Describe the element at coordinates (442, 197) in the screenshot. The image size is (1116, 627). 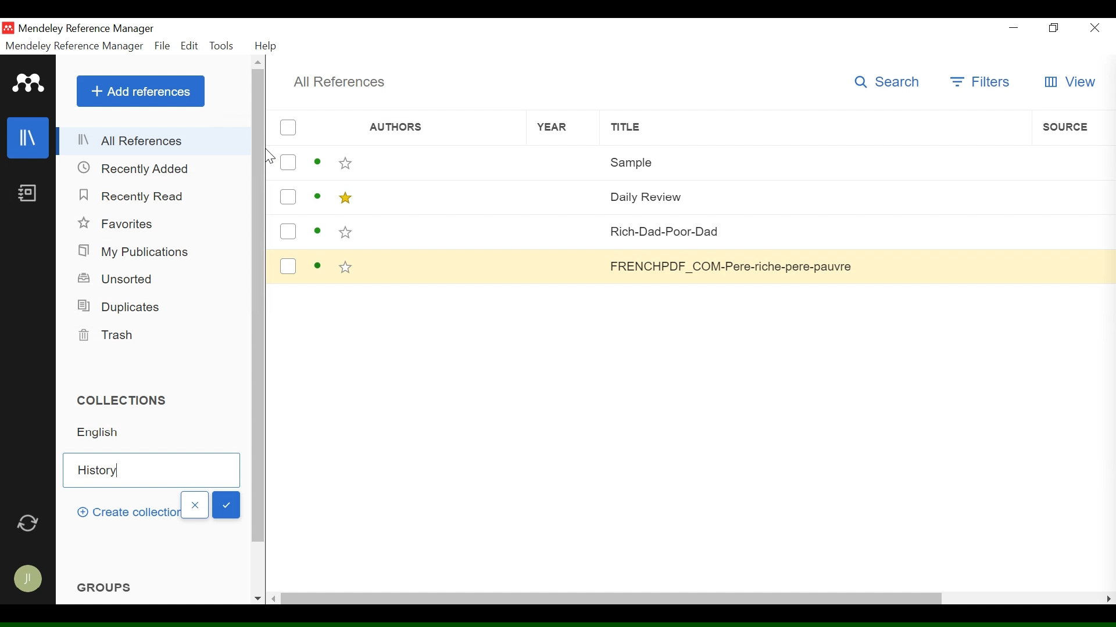
I see `Authors` at that location.